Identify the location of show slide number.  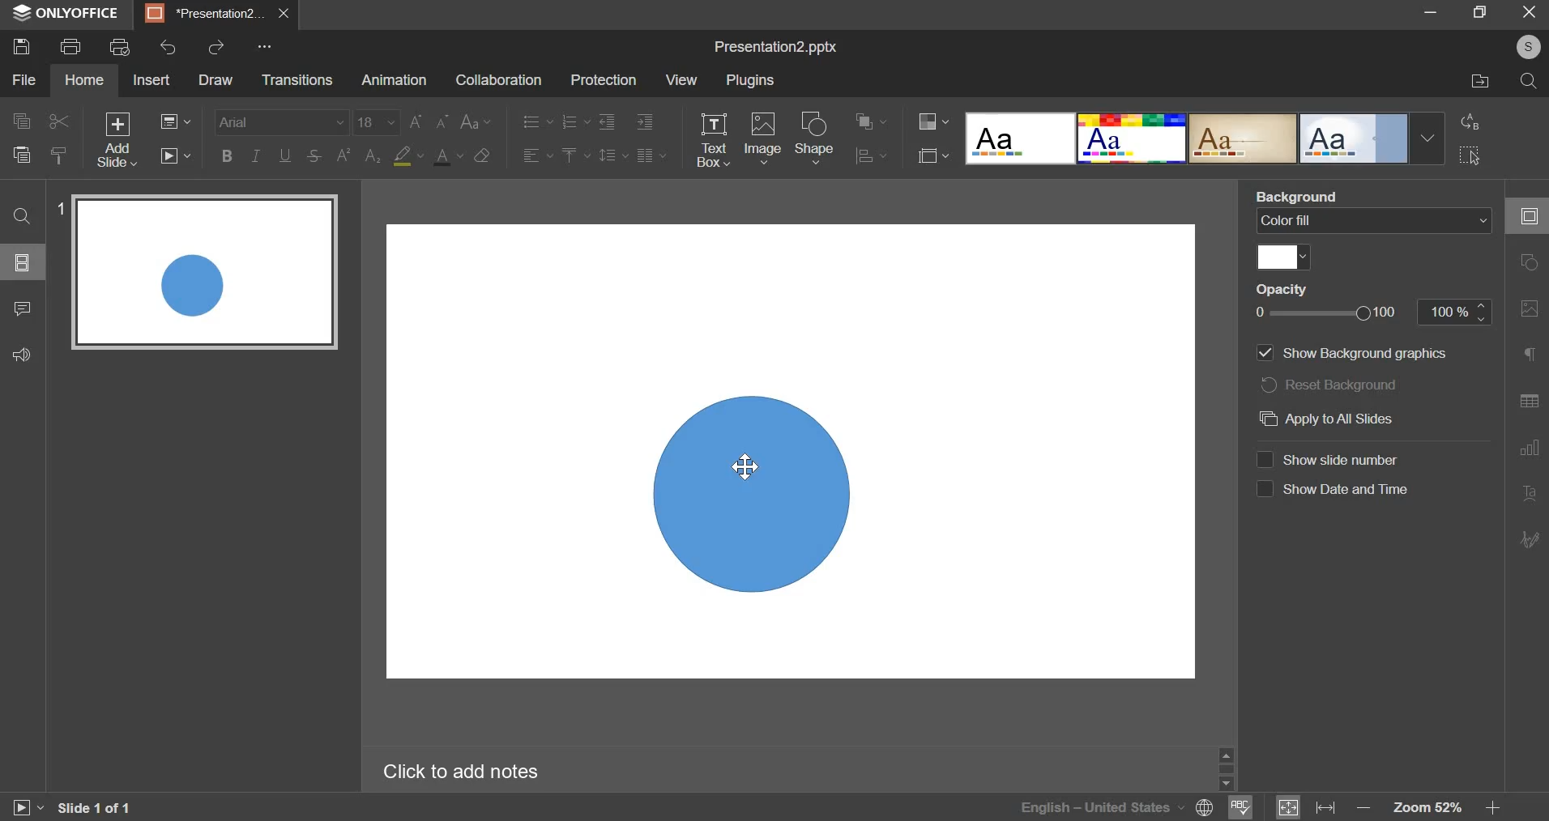
(1327, 458).